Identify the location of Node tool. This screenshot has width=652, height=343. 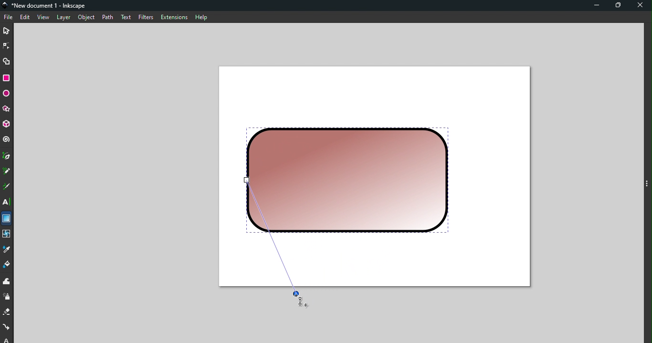
(8, 44).